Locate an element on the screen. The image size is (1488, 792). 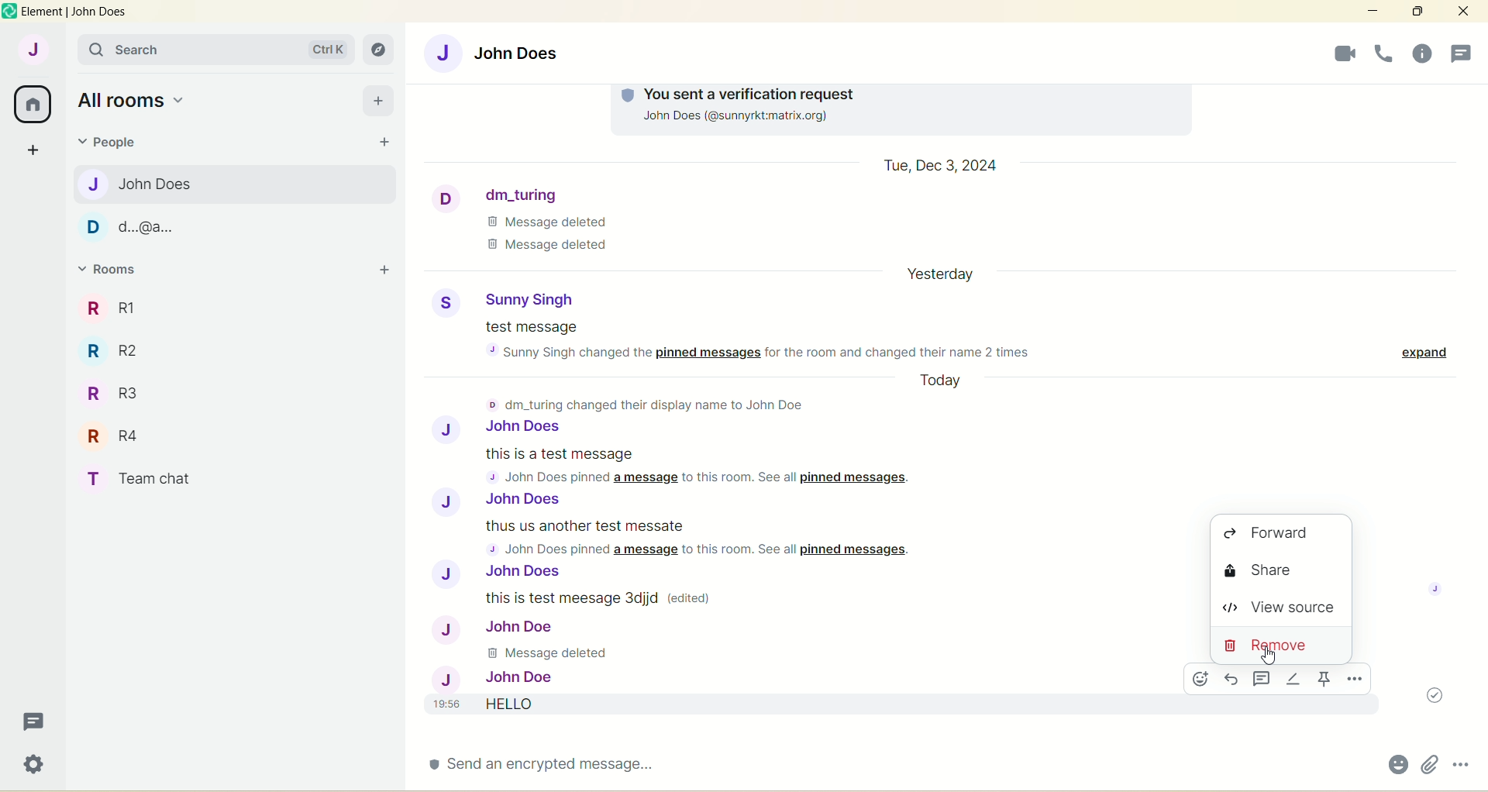
view source is located at coordinates (1286, 608).